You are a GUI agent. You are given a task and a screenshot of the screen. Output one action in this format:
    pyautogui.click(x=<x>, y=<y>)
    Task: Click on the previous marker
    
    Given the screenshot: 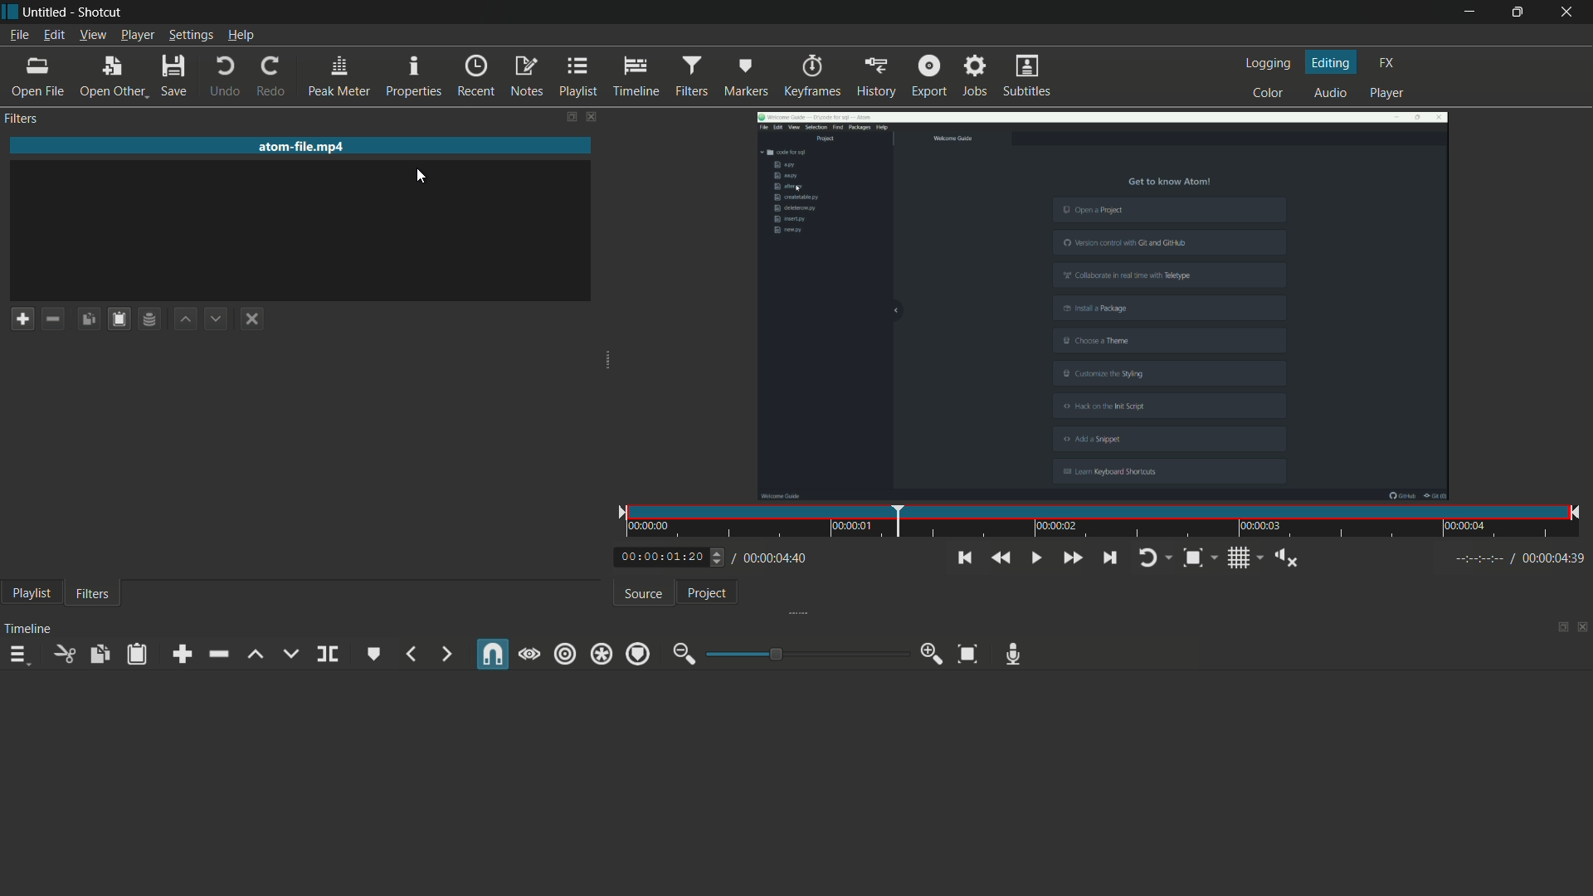 What is the action you would take?
    pyautogui.click(x=414, y=653)
    